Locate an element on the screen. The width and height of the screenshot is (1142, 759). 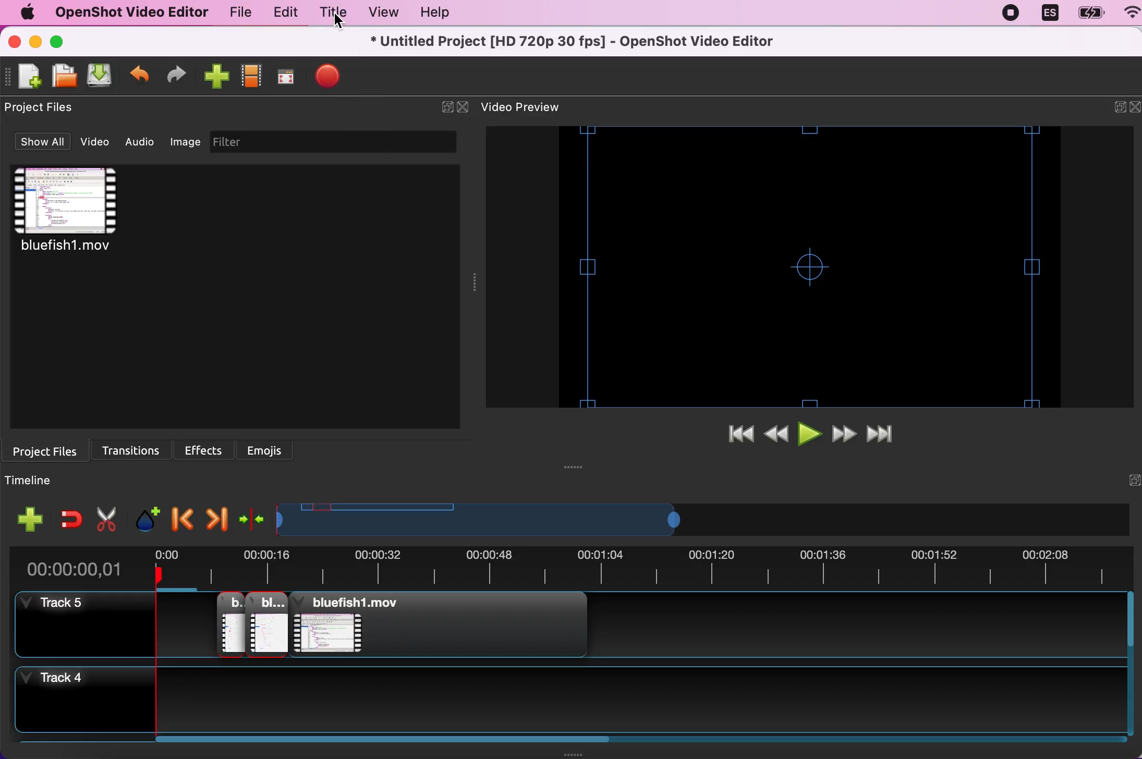
battery is located at coordinates (1087, 14).